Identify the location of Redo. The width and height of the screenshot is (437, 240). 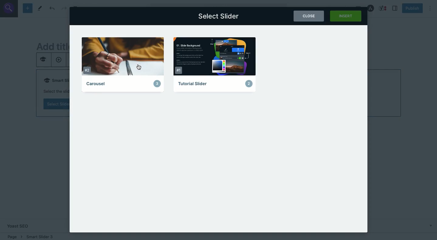
(64, 8).